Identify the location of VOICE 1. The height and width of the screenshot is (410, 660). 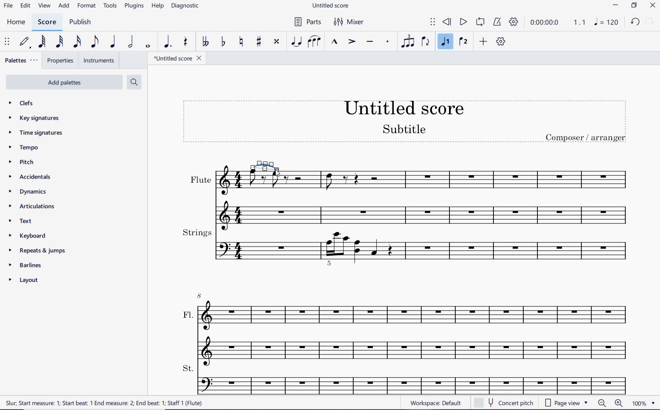
(446, 43).